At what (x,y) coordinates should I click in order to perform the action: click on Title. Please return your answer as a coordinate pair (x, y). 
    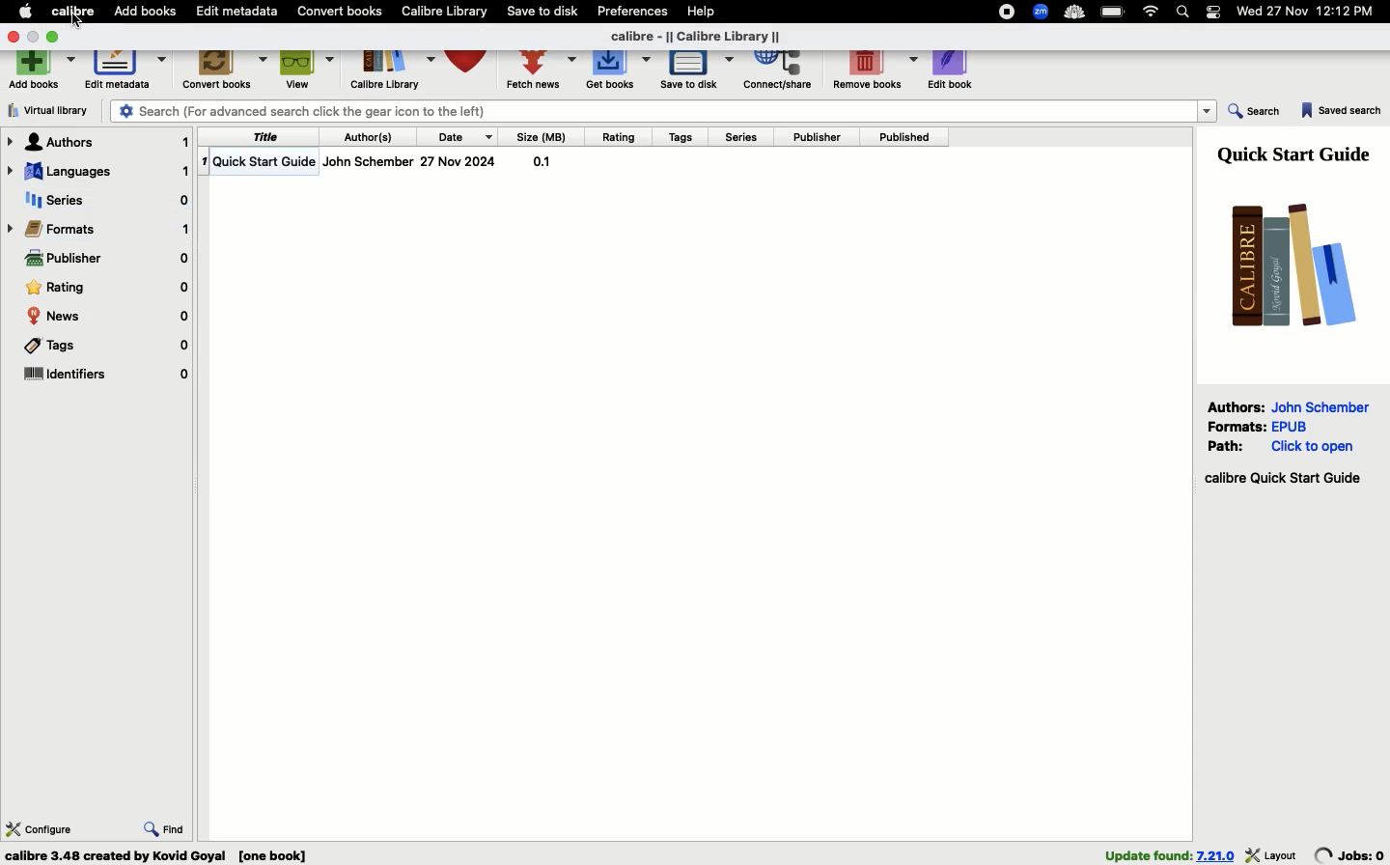
    Looking at the image, I should click on (698, 36).